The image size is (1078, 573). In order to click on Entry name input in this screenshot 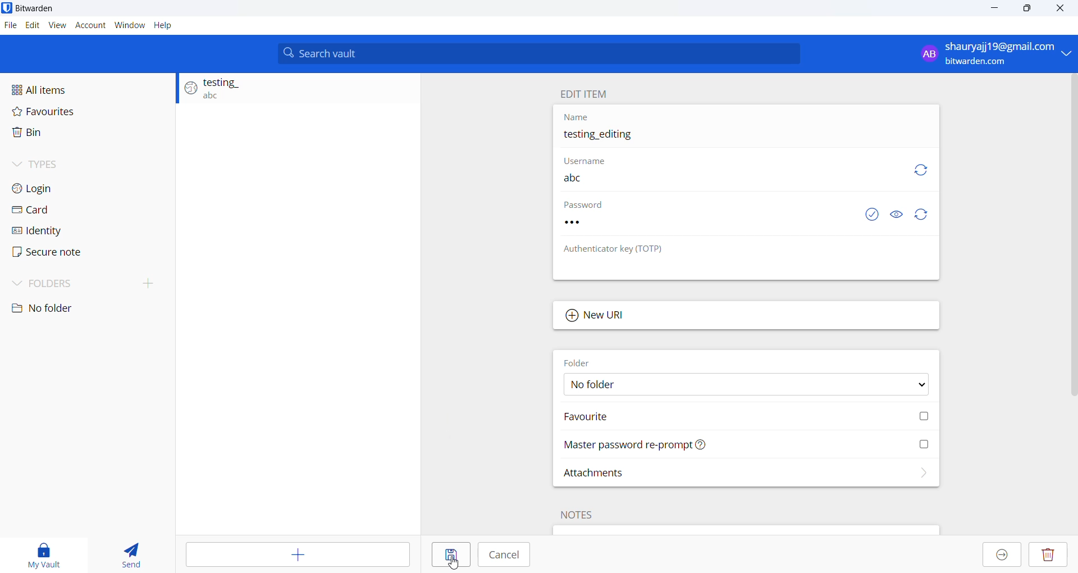, I will do `click(740, 136)`.